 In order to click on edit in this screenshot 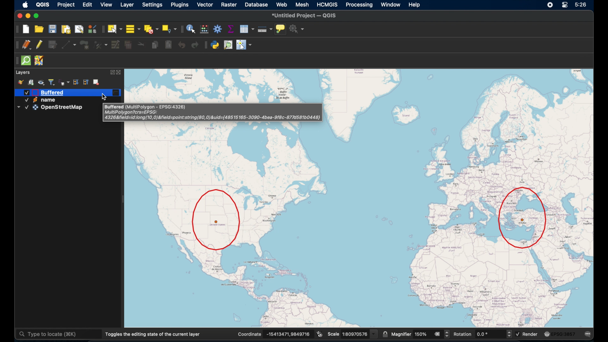, I will do `click(87, 5)`.